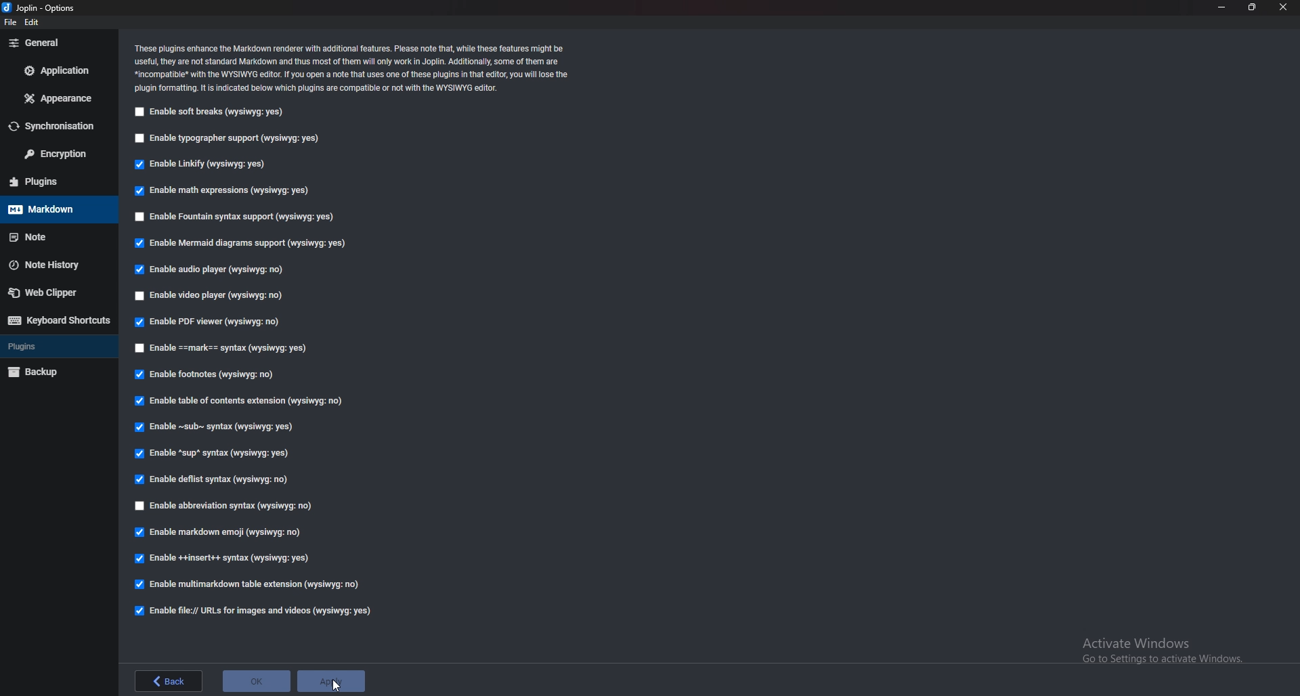 The width and height of the screenshot is (1300, 696). Describe the element at coordinates (1222, 9) in the screenshot. I see `Minimize` at that location.